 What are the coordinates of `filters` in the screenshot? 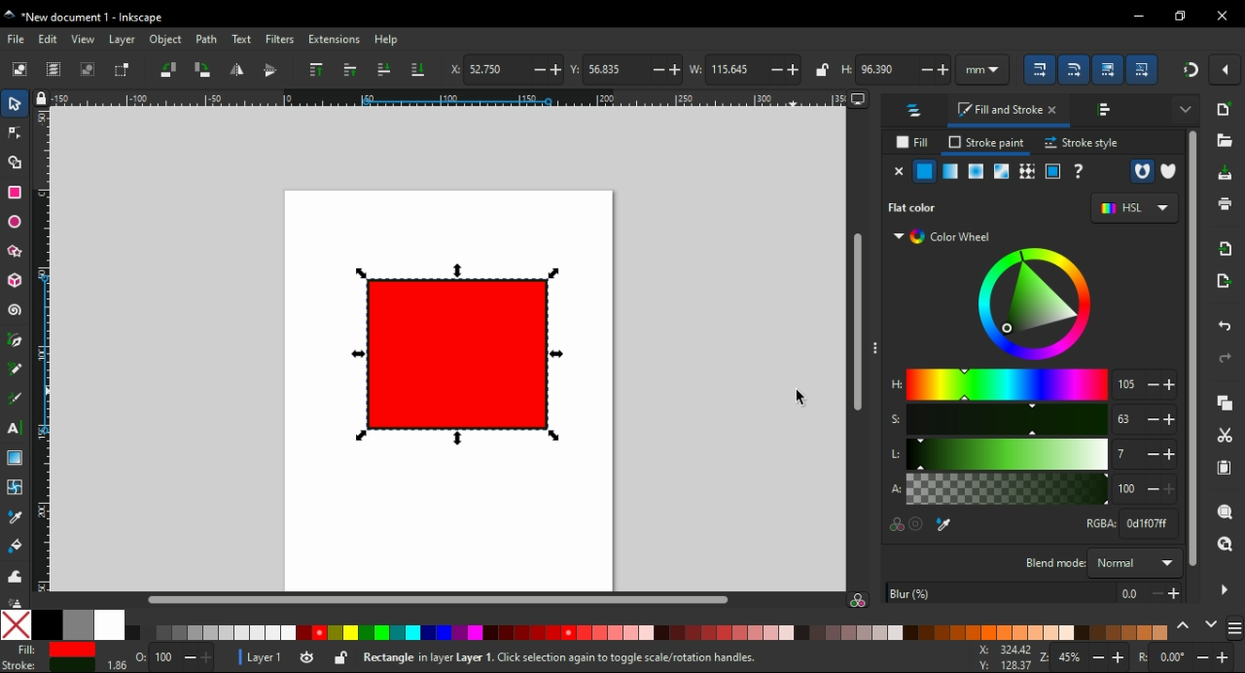 It's located at (280, 40).